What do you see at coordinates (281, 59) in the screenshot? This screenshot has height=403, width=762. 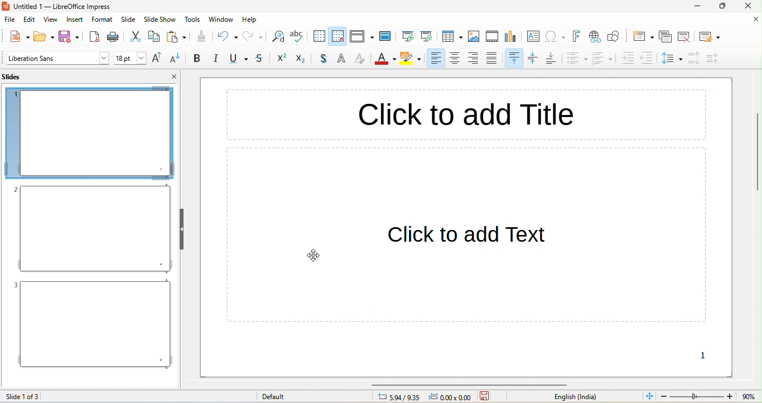 I see `superscript` at bounding box center [281, 59].